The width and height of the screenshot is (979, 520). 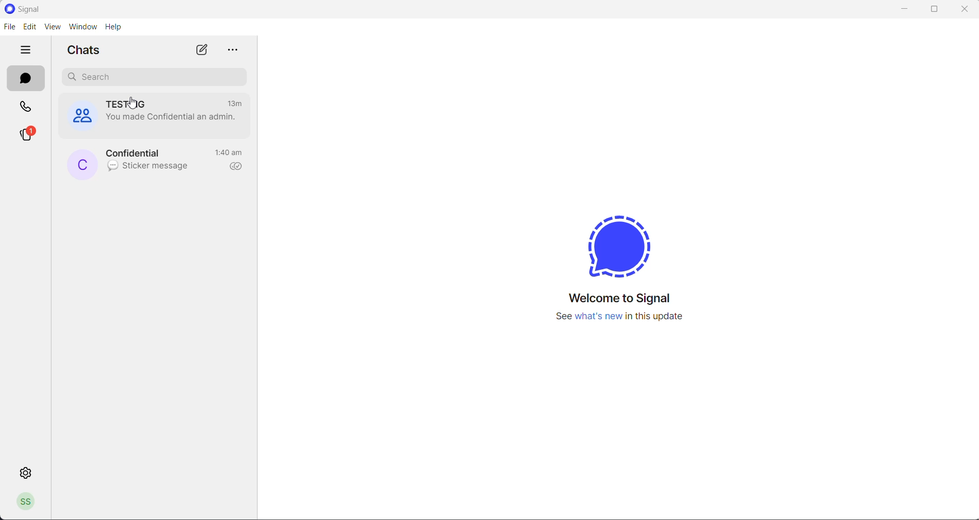 What do you see at coordinates (624, 298) in the screenshot?
I see `welcome message` at bounding box center [624, 298].